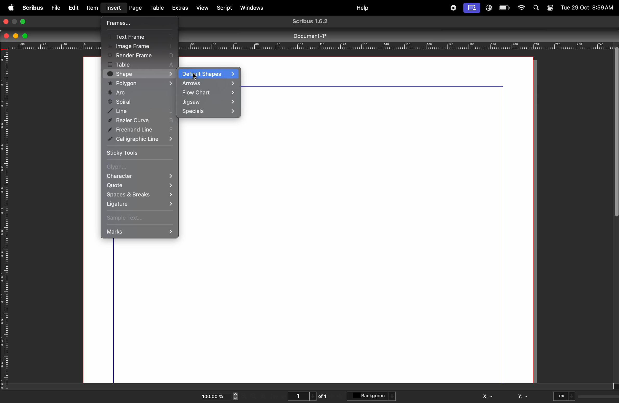  What do you see at coordinates (489, 7) in the screenshot?
I see `chatgpt` at bounding box center [489, 7].